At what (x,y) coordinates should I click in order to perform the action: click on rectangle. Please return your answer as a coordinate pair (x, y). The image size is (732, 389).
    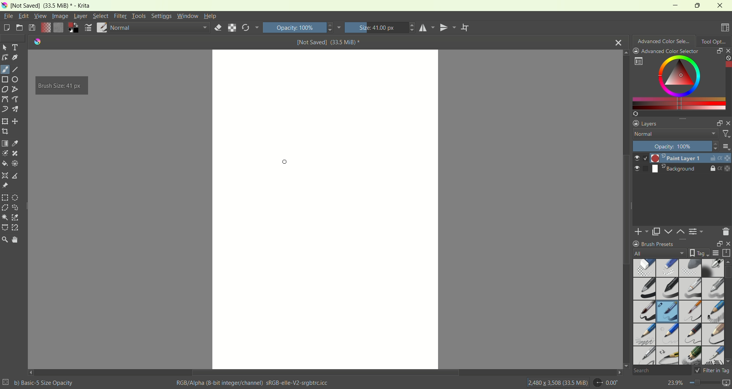
    Looking at the image, I should click on (5, 80).